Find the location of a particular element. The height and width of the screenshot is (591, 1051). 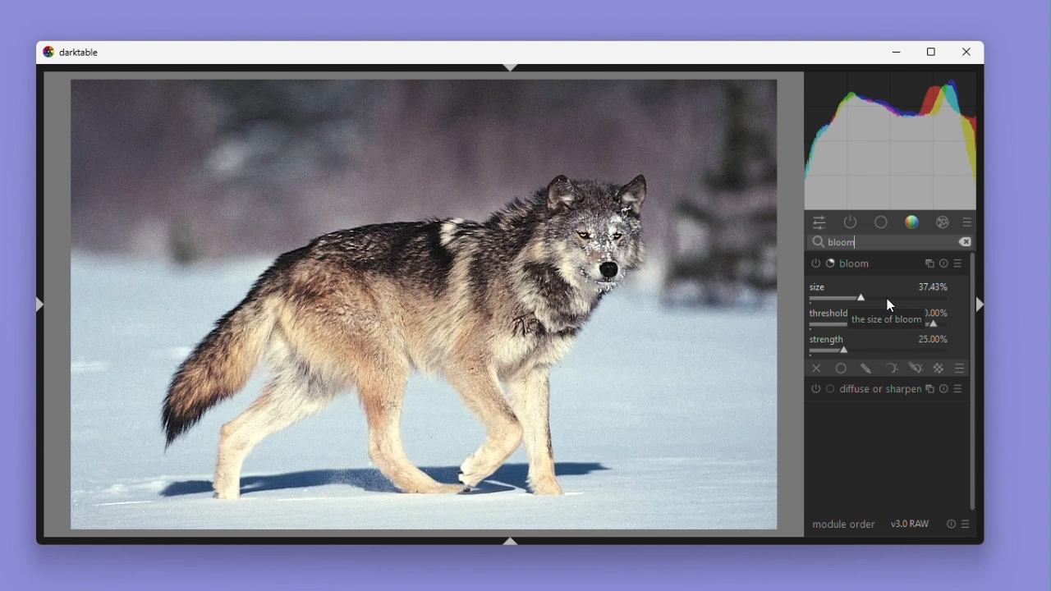

Search Bar is located at coordinates (888, 242).